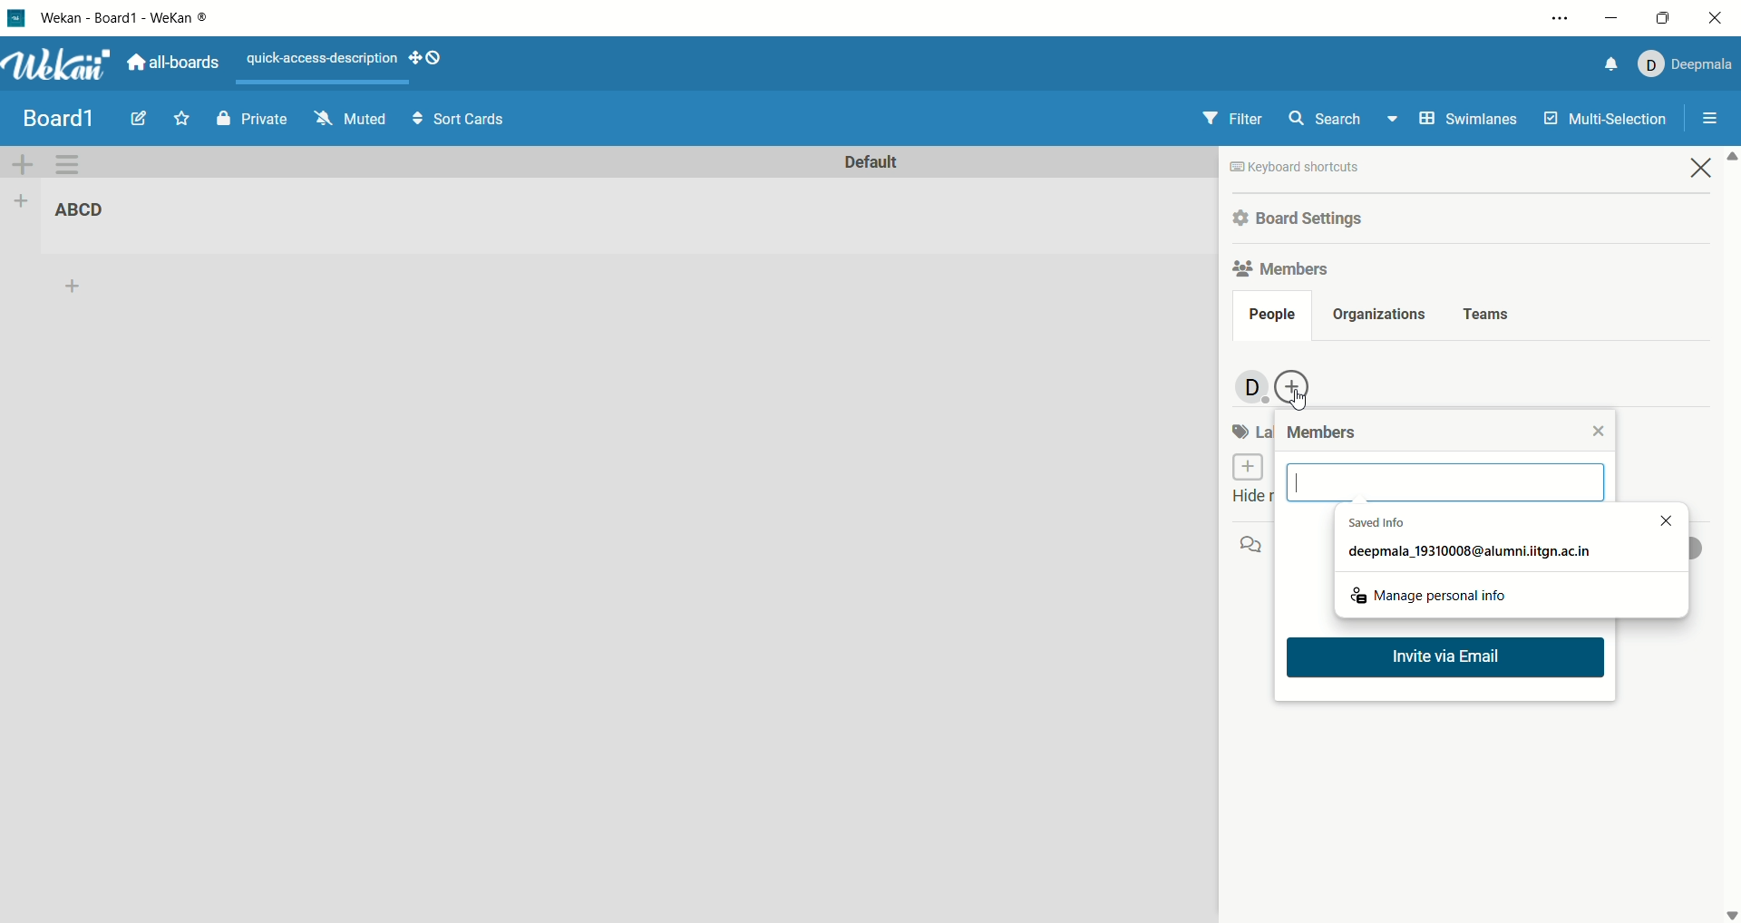 The image size is (1741, 923). I want to click on show-desktop-drag-handles, so click(437, 56).